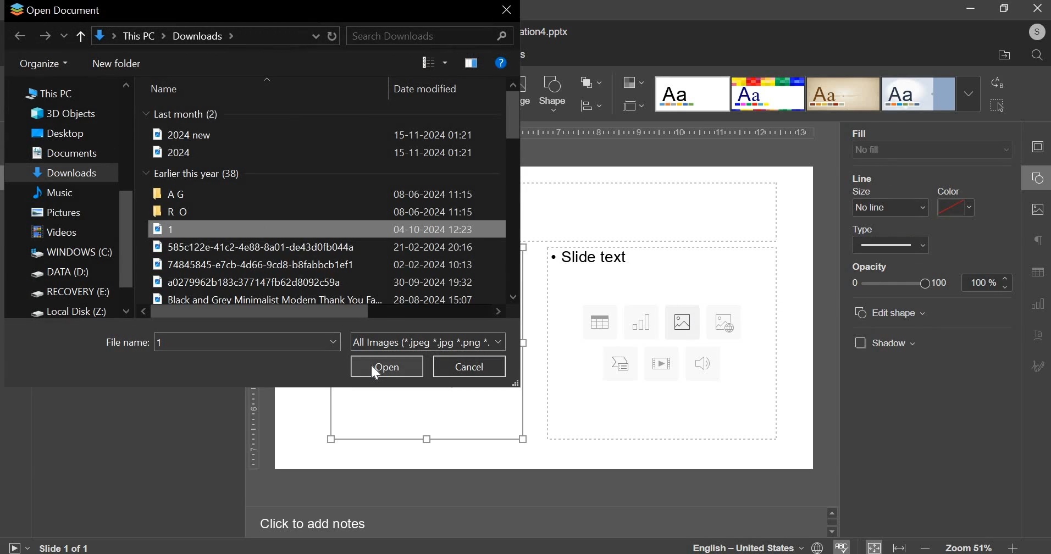  I want to click on text, so click(590, 257).